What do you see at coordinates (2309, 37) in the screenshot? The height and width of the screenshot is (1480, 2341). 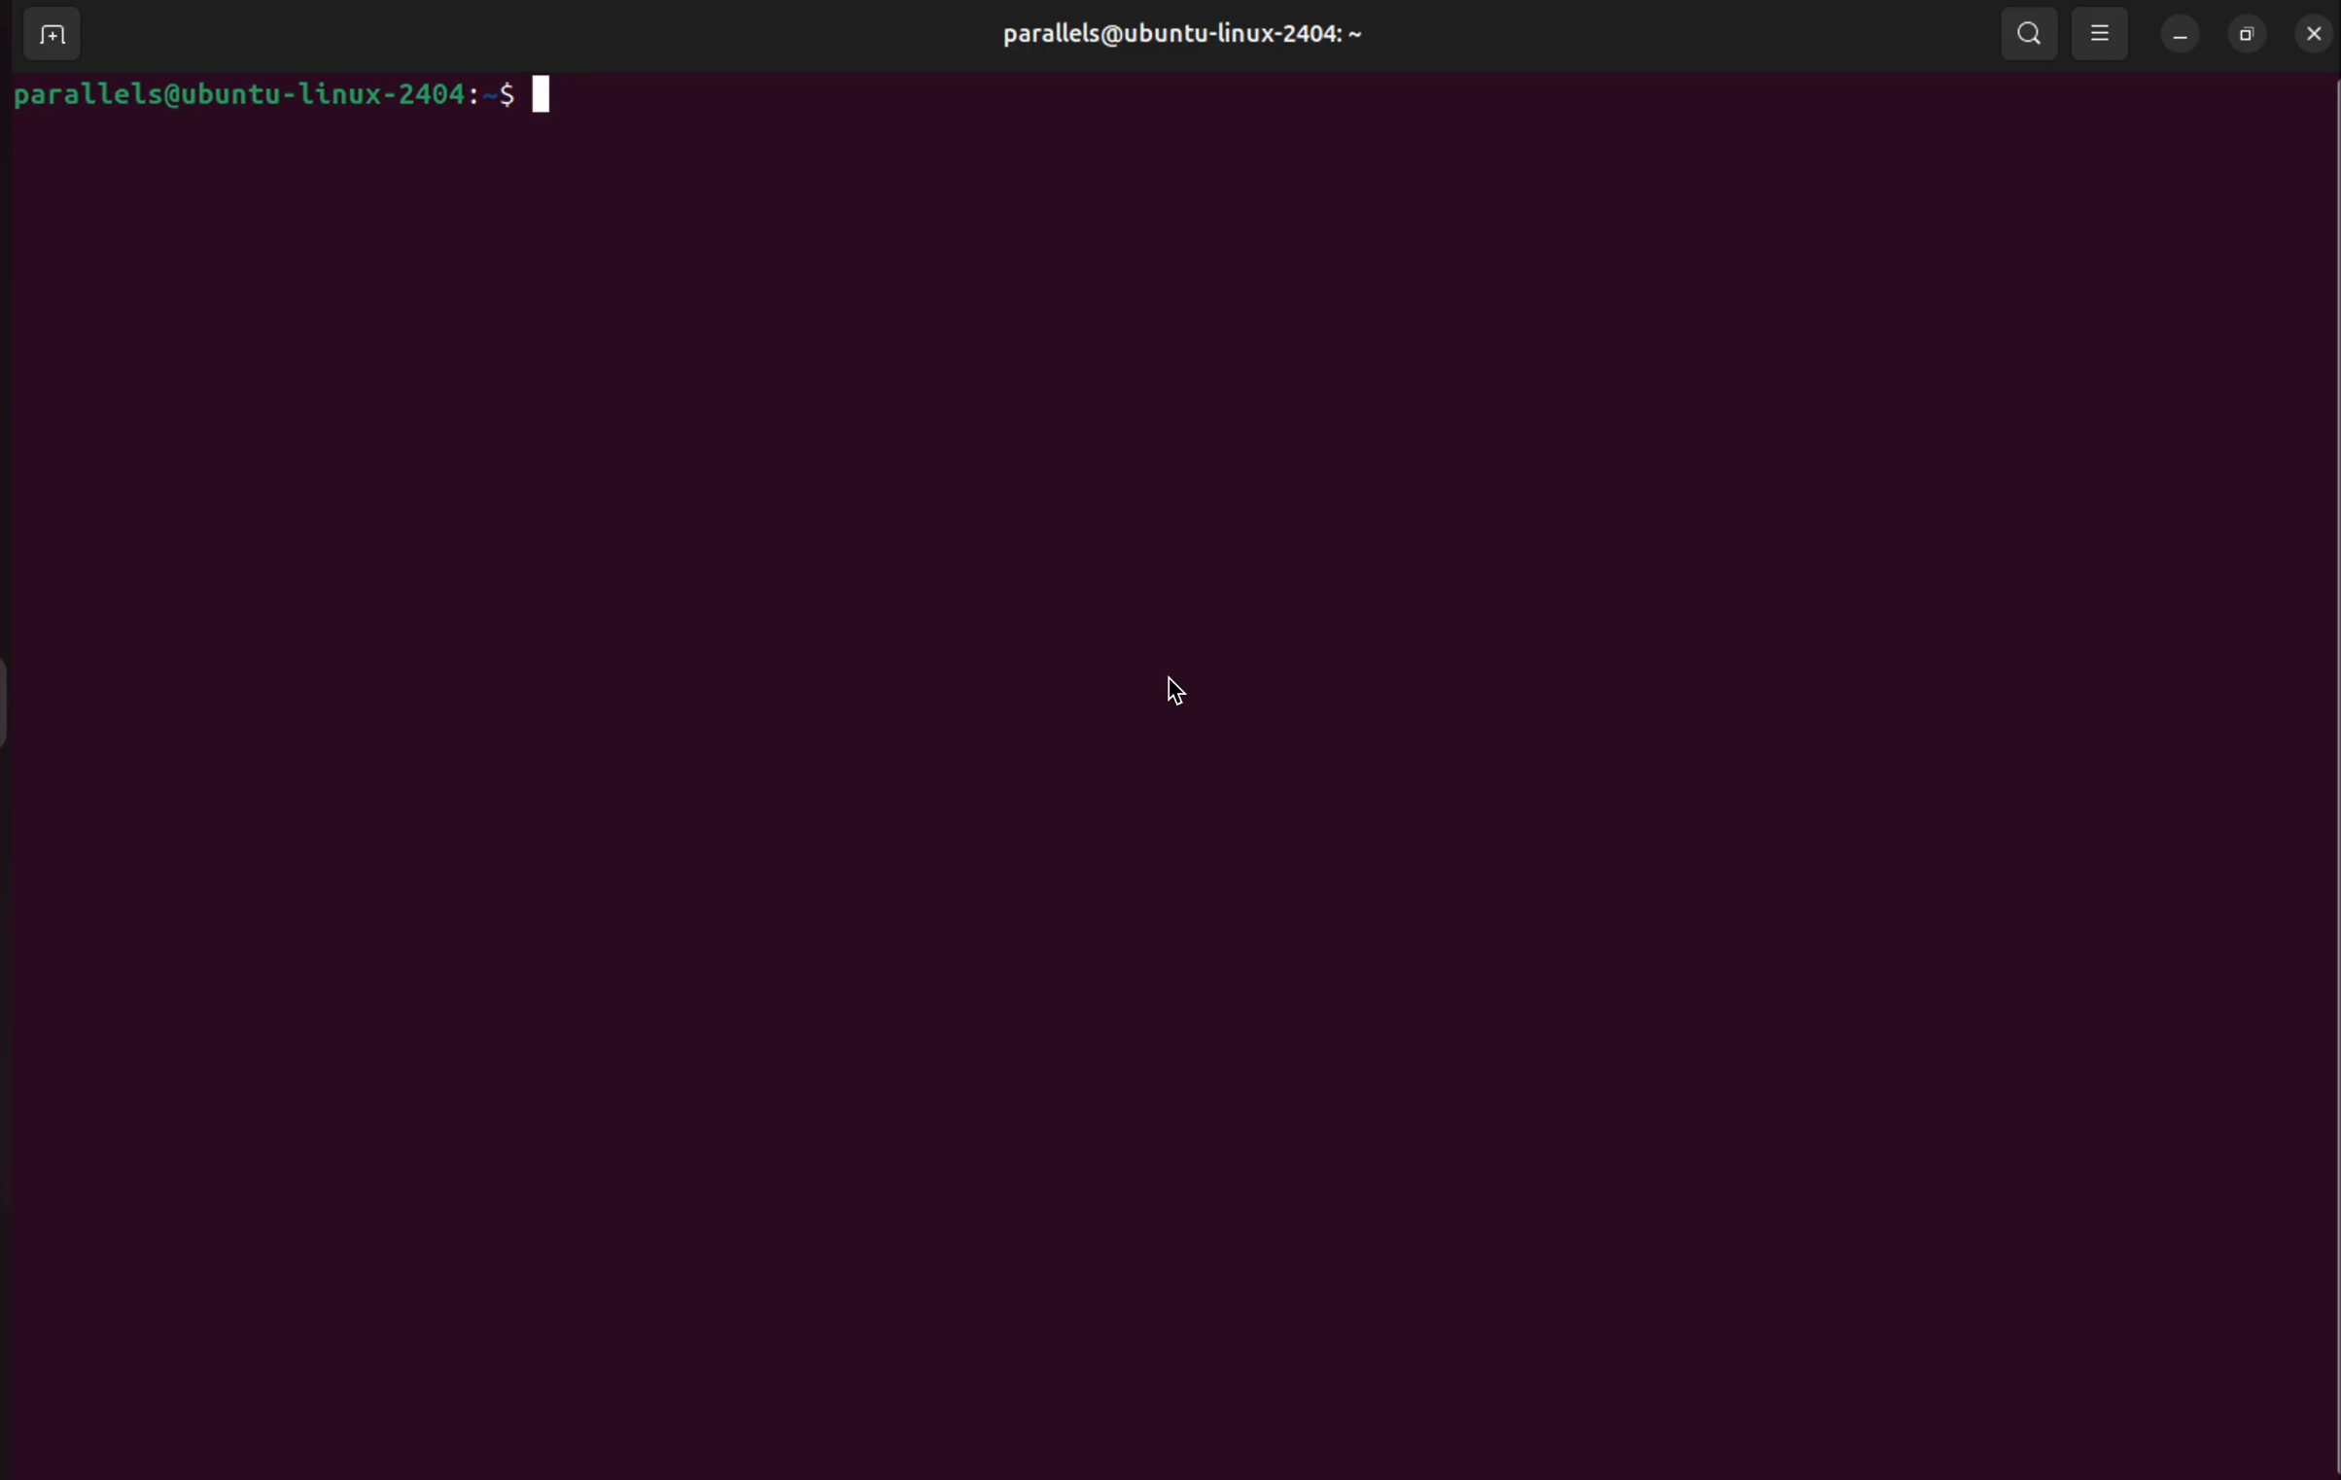 I see `close` at bounding box center [2309, 37].